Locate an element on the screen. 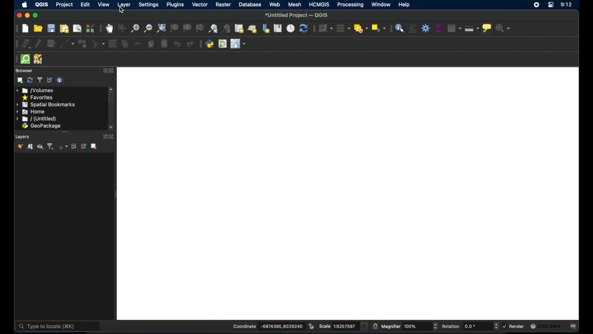  lock scale is located at coordinates (374, 326).